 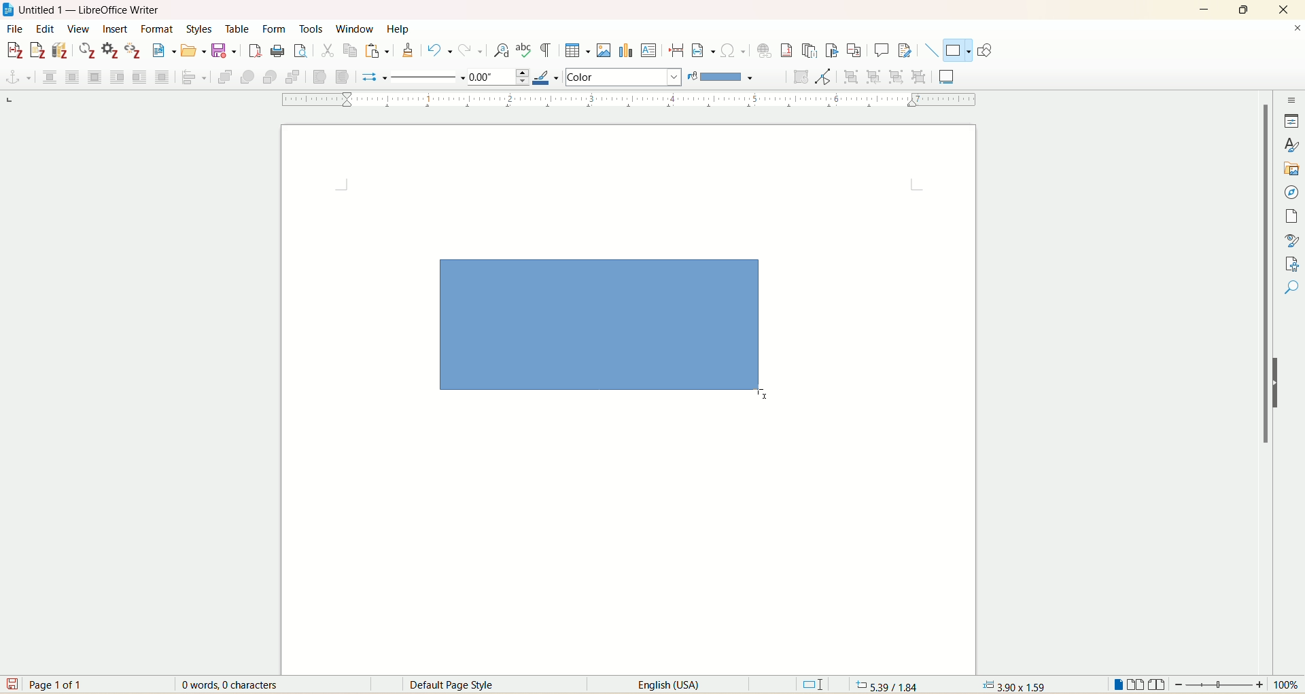 What do you see at coordinates (78, 29) in the screenshot?
I see `view` at bounding box center [78, 29].